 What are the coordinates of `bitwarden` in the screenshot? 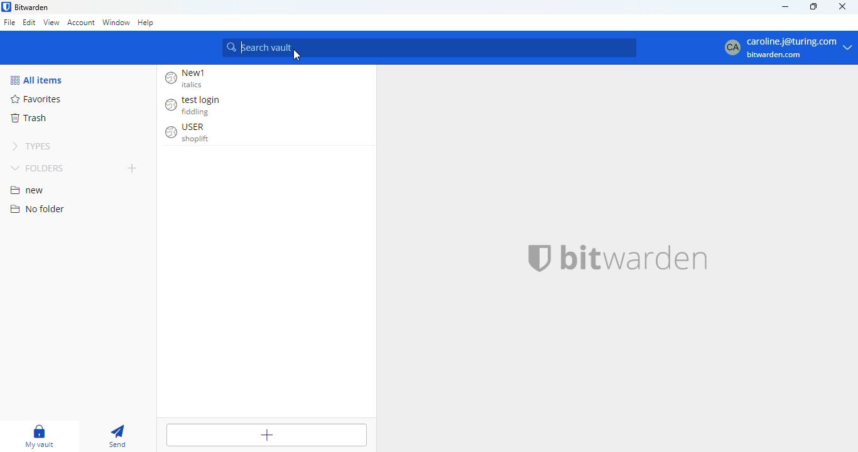 It's located at (634, 257).